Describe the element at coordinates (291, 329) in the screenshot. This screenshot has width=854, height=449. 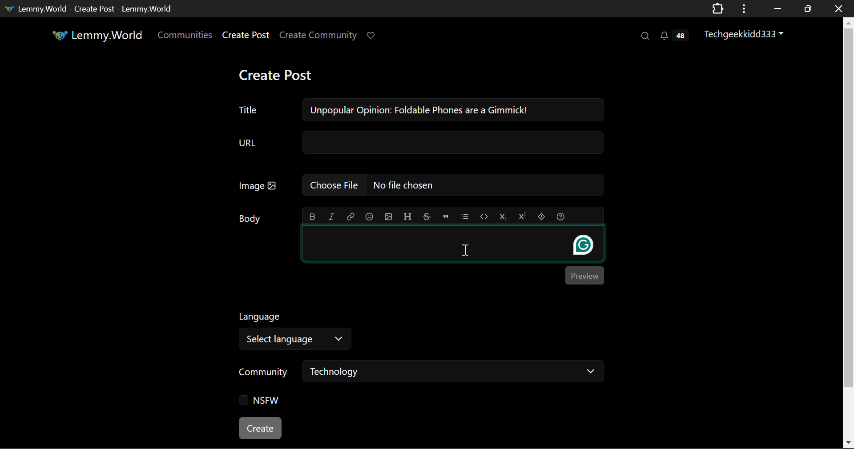
I see `Select Post Language` at that location.